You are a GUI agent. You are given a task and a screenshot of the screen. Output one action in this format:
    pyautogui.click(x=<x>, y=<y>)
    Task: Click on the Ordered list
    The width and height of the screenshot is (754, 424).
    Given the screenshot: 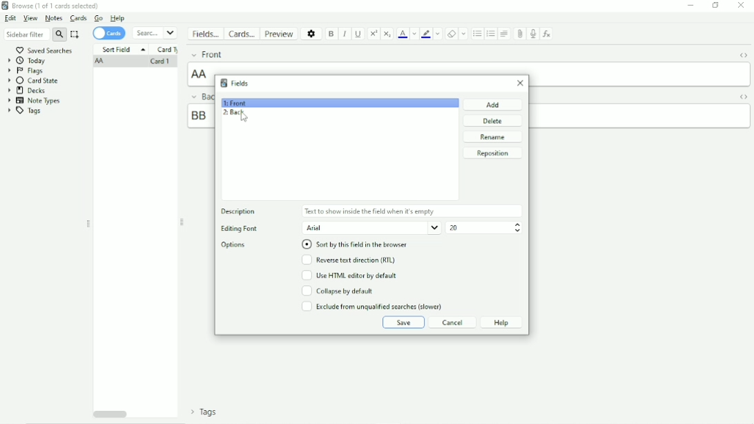 What is the action you would take?
    pyautogui.click(x=490, y=35)
    